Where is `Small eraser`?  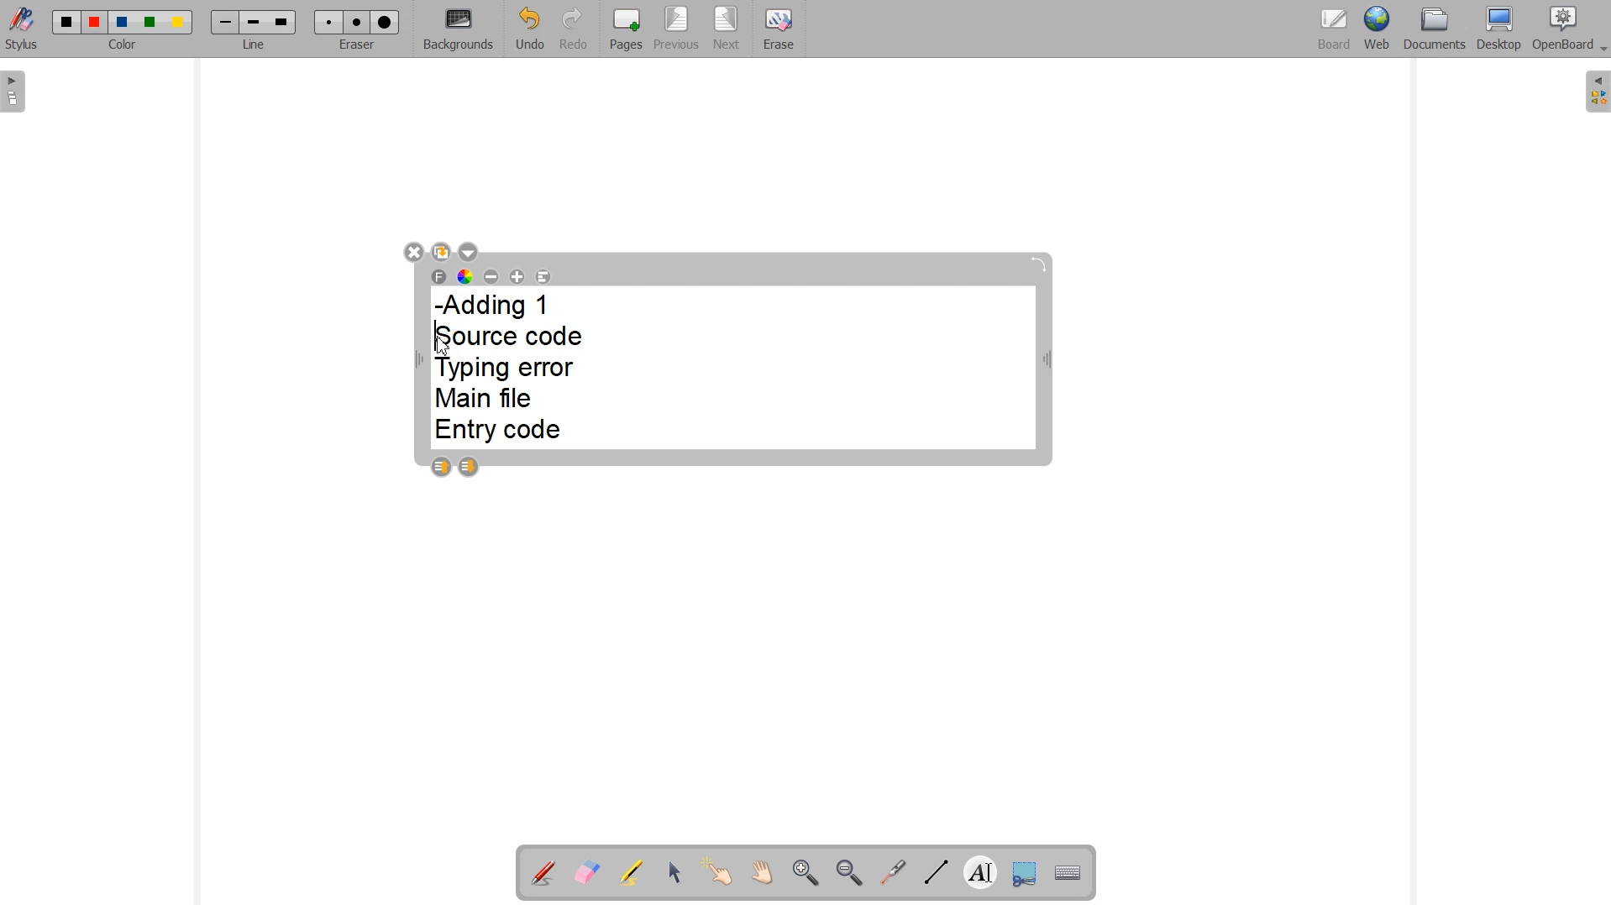 Small eraser is located at coordinates (329, 22).